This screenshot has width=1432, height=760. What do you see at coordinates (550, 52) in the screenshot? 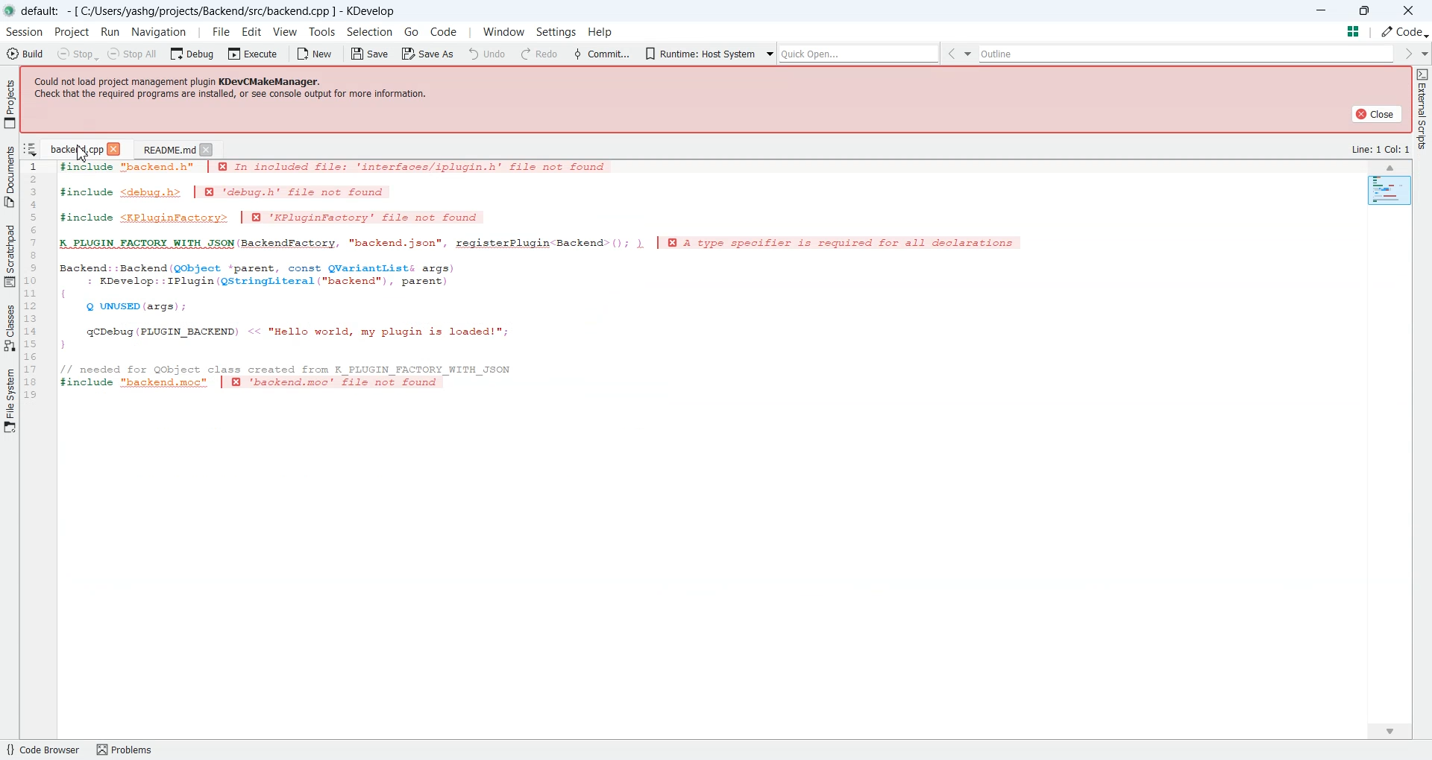
I see `Drop down box` at bounding box center [550, 52].